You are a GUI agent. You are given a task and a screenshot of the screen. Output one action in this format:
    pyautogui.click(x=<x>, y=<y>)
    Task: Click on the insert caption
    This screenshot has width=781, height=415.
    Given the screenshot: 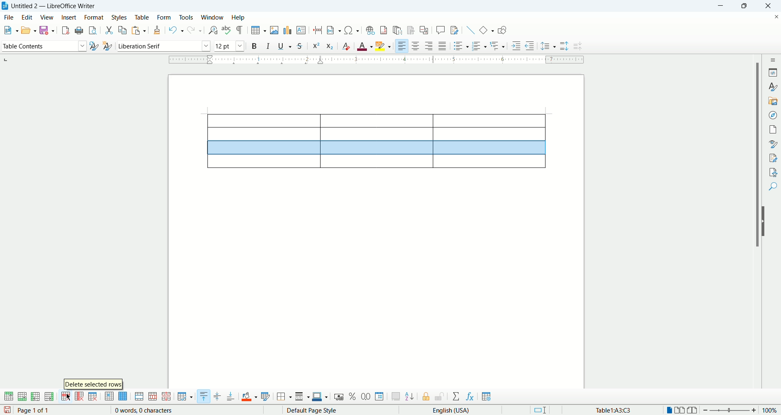 What is the action you would take?
    pyautogui.click(x=396, y=398)
    